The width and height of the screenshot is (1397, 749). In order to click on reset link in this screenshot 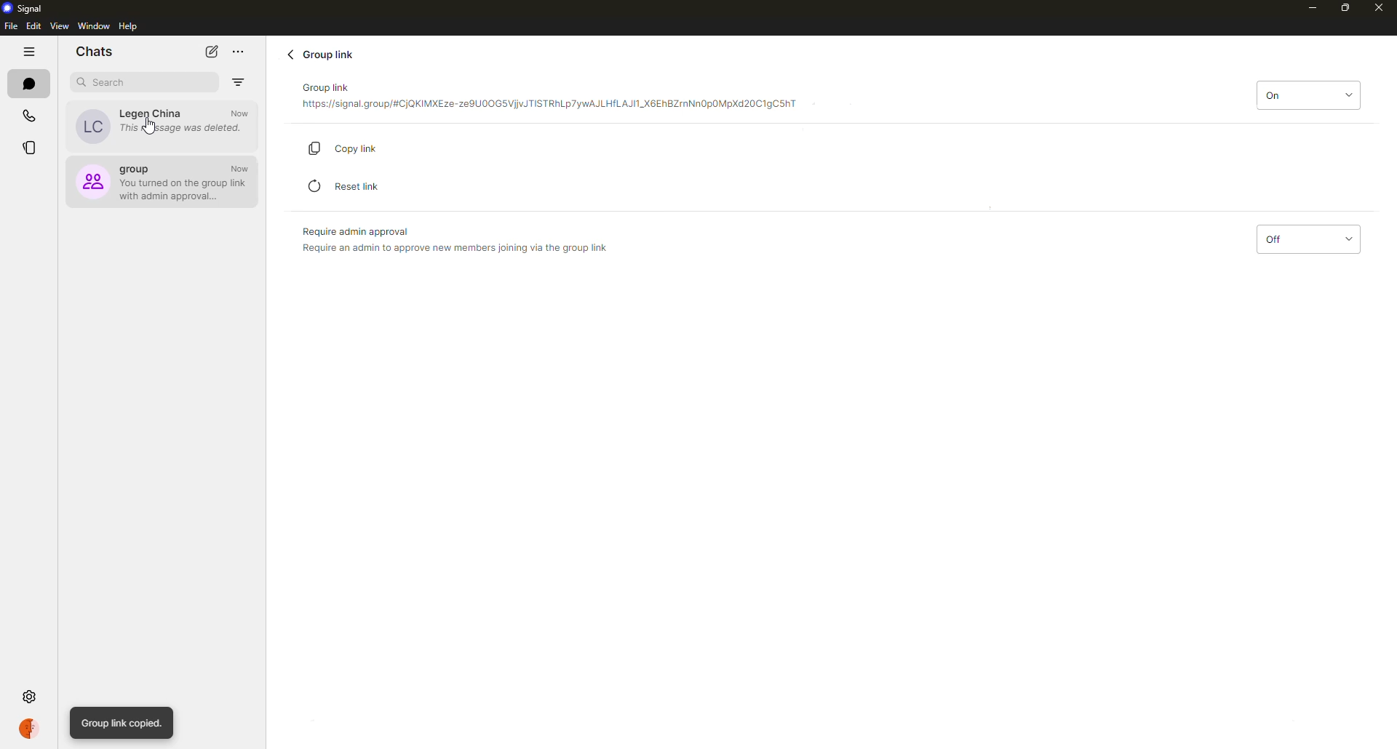, I will do `click(347, 185)`.